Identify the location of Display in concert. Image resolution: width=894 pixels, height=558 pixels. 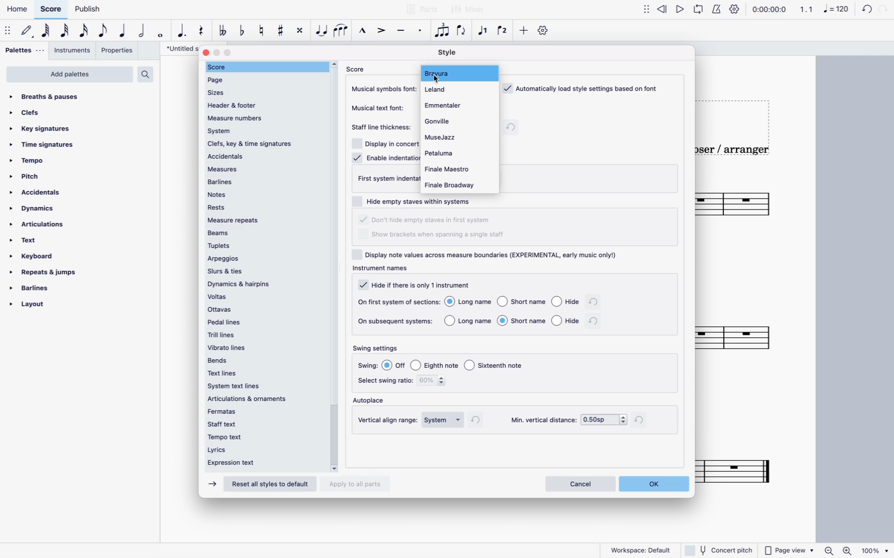
(385, 142).